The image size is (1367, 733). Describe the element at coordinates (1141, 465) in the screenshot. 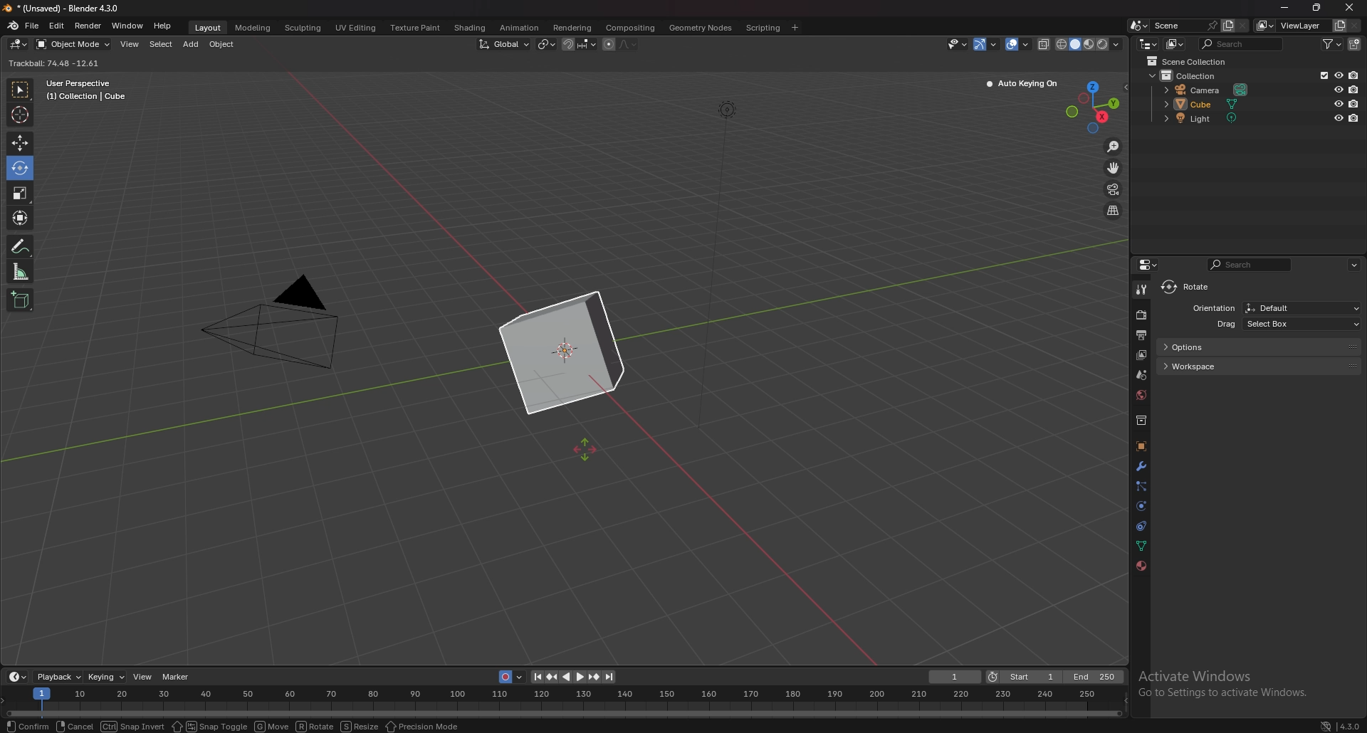

I see `modifier` at that location.